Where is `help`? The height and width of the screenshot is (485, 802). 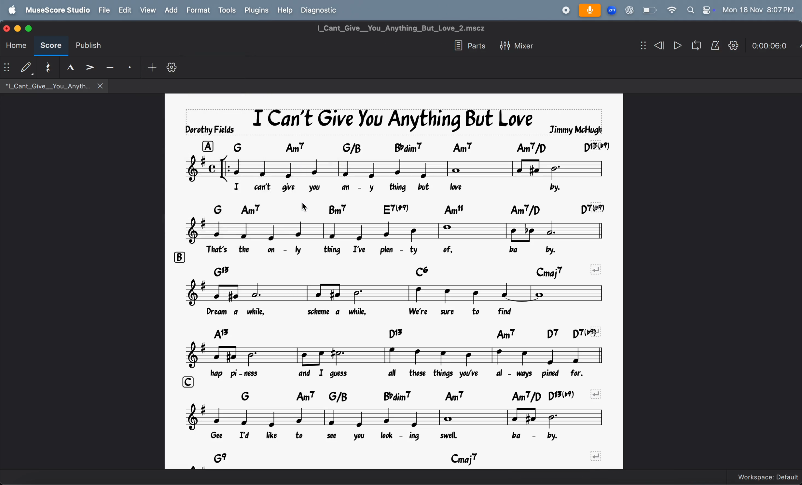
help is located at coordinates (286, 11).